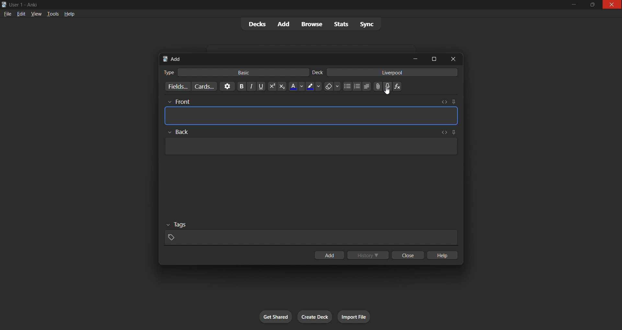 The width and height of the screenshot is (622, 330). Describe the element at coordinates (316, 316) in the screenshot. I see `create deck` at that location.